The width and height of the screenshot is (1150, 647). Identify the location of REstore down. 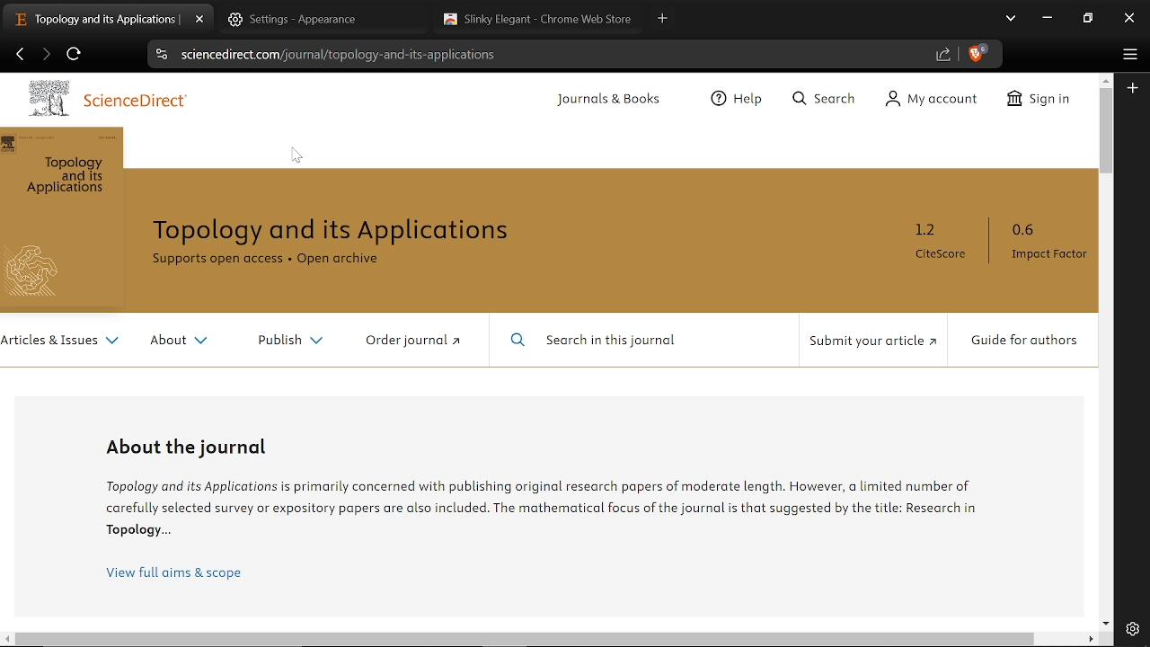
(1090, 19).